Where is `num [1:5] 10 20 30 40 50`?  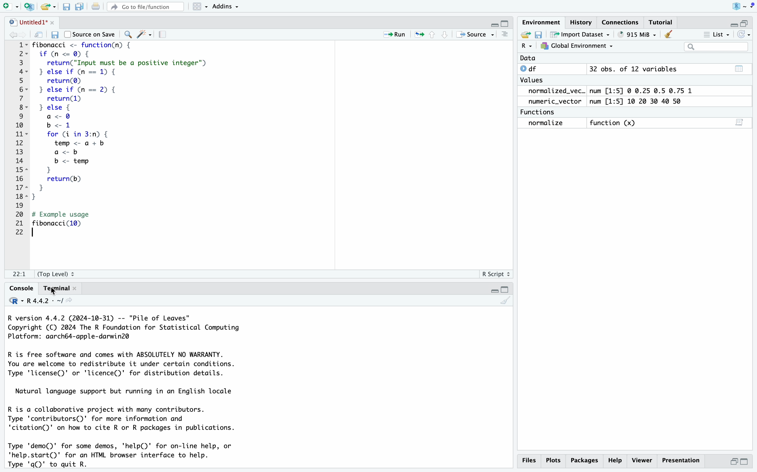
num [1:5] 10 20 30 40 50 is located at coordinates (640, 101).